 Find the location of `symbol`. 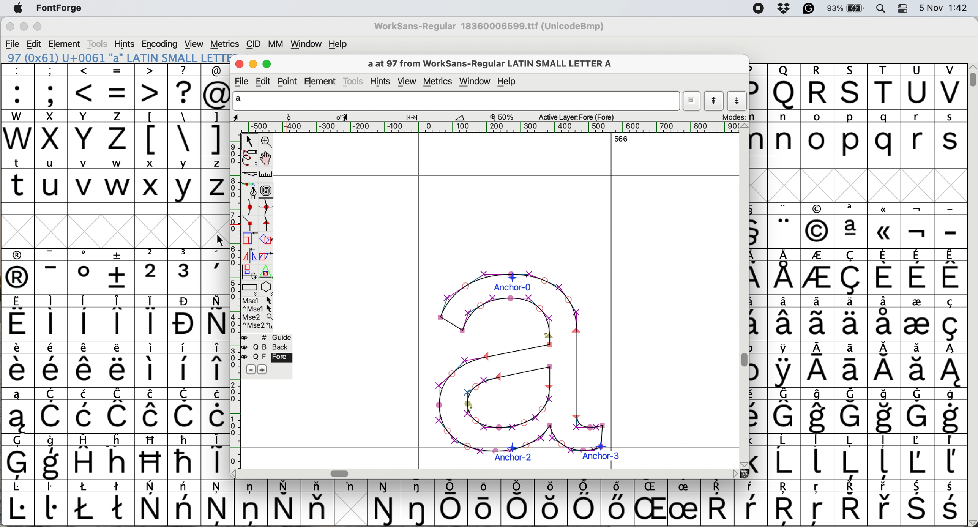

symbol is located at coordinates (851, 364).